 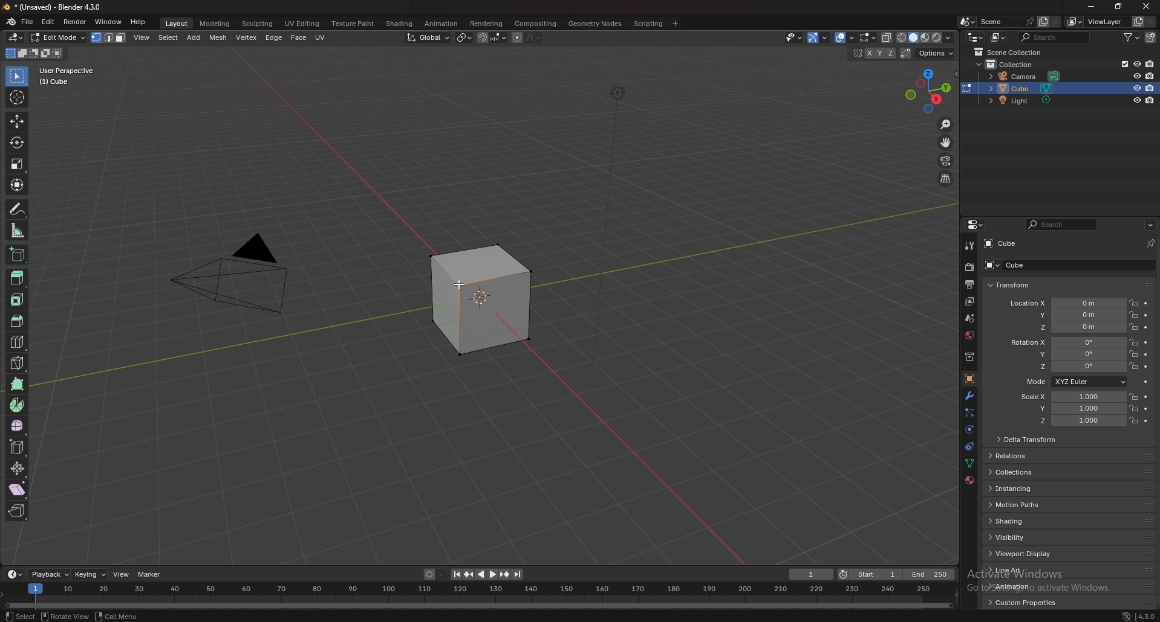 I want to click on measure, so click(x=18, y=231).